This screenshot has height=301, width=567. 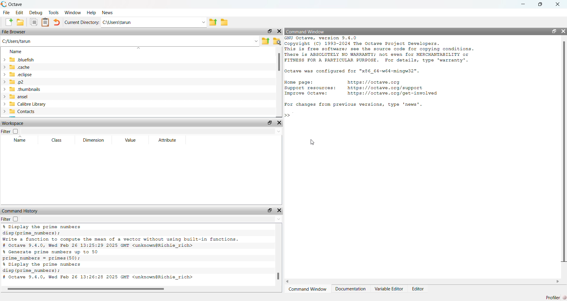 What do you see at coordinates (20, 211) in the screenshot?
I see `Command History` at bounding box center [20, 211].